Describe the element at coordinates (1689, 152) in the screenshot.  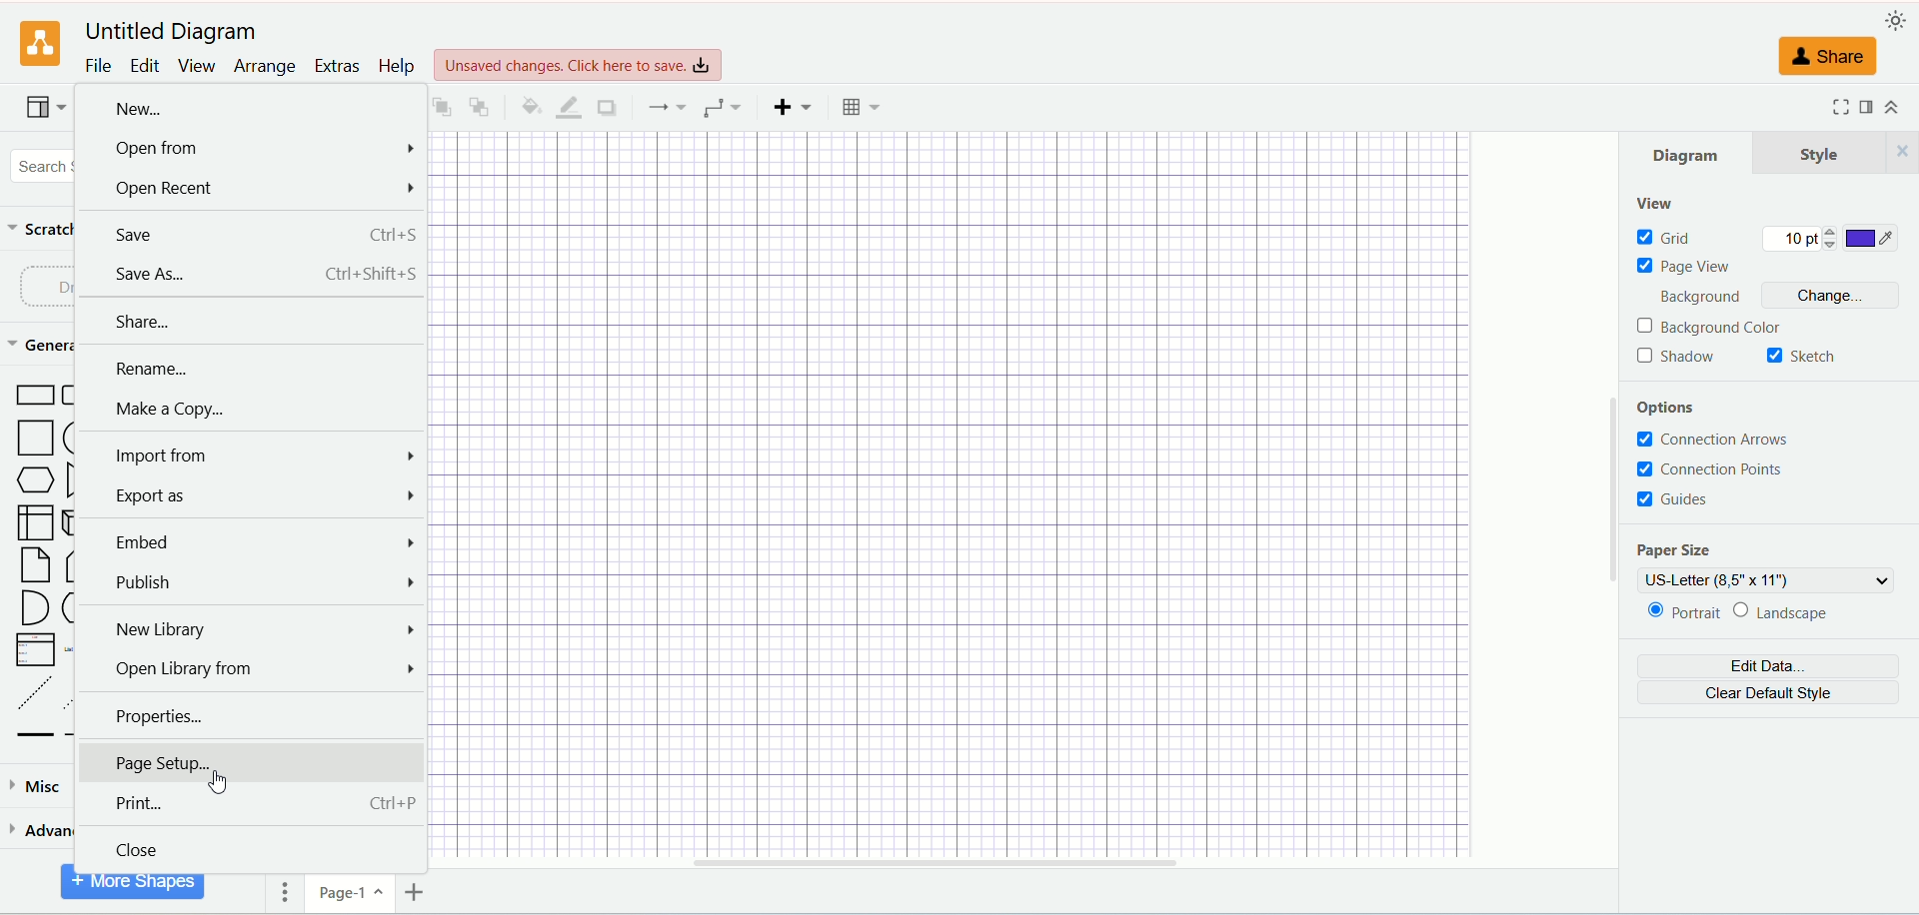
I see `diagram` at that location.